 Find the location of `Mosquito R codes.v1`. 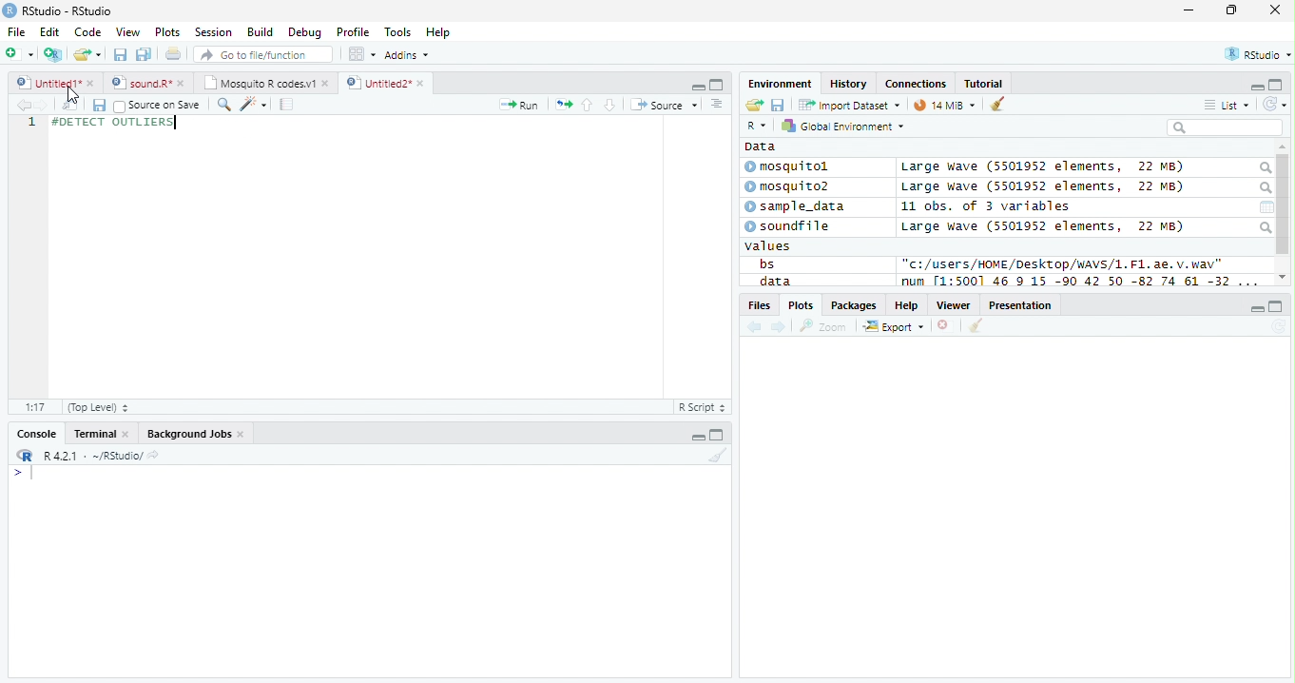

Mosquito R codes.v1 is located at coordinates (263, 82).